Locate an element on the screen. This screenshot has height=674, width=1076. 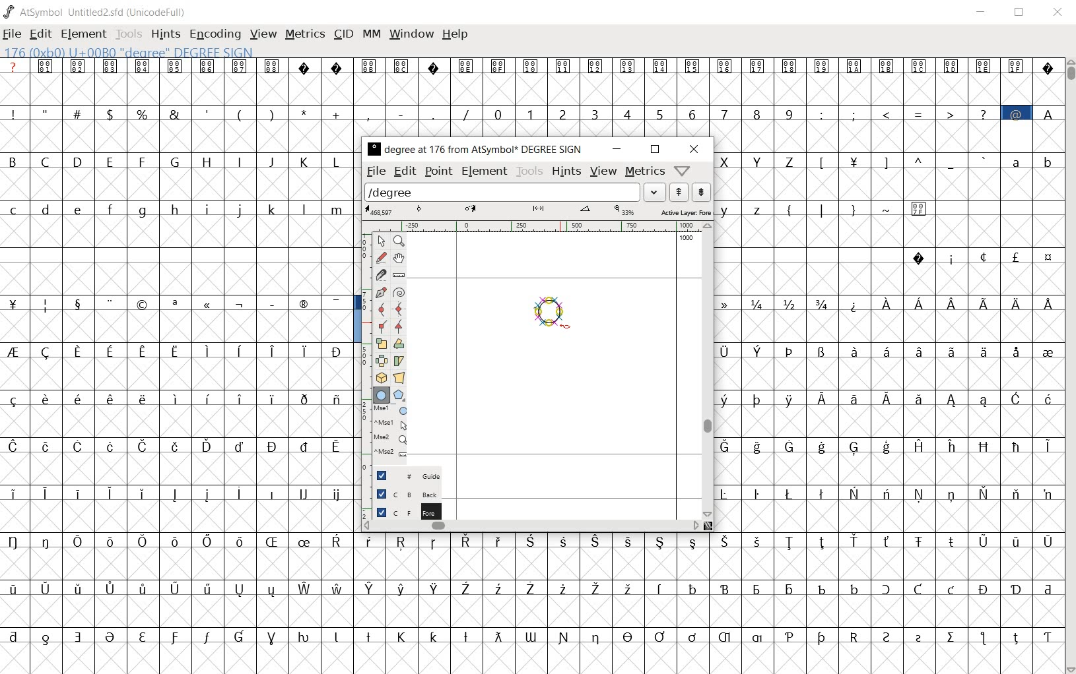
add a curve point always either horizontal or vertical is located at coordinates (400, 309).